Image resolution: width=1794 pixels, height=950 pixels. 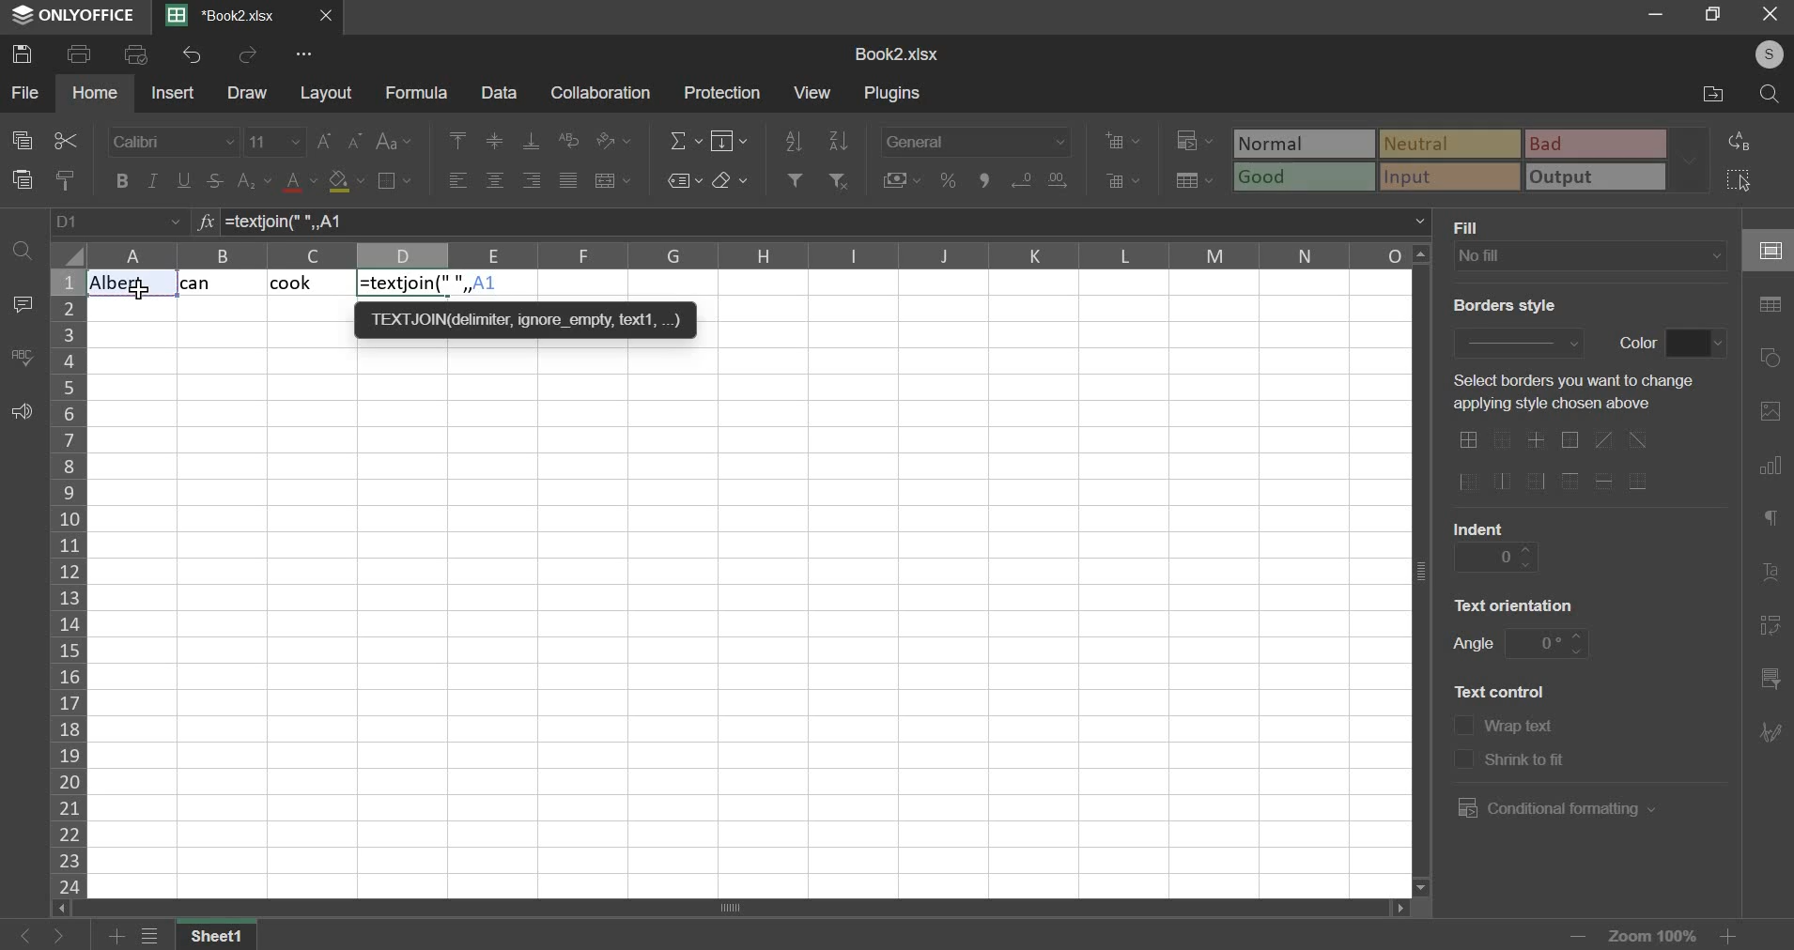 I want to click on copy style, so click(x=67, y=179).